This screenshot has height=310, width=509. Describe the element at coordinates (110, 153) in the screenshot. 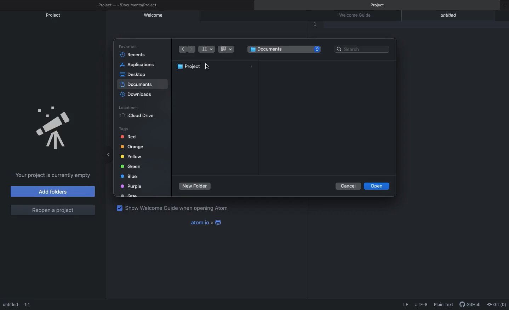

I see `Minimize` at that location.